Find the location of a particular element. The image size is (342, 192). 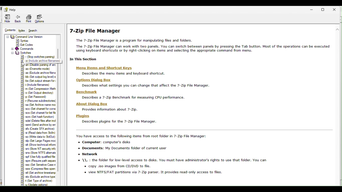

X (Exclude archve feng | is located at coordinates (40, 73).